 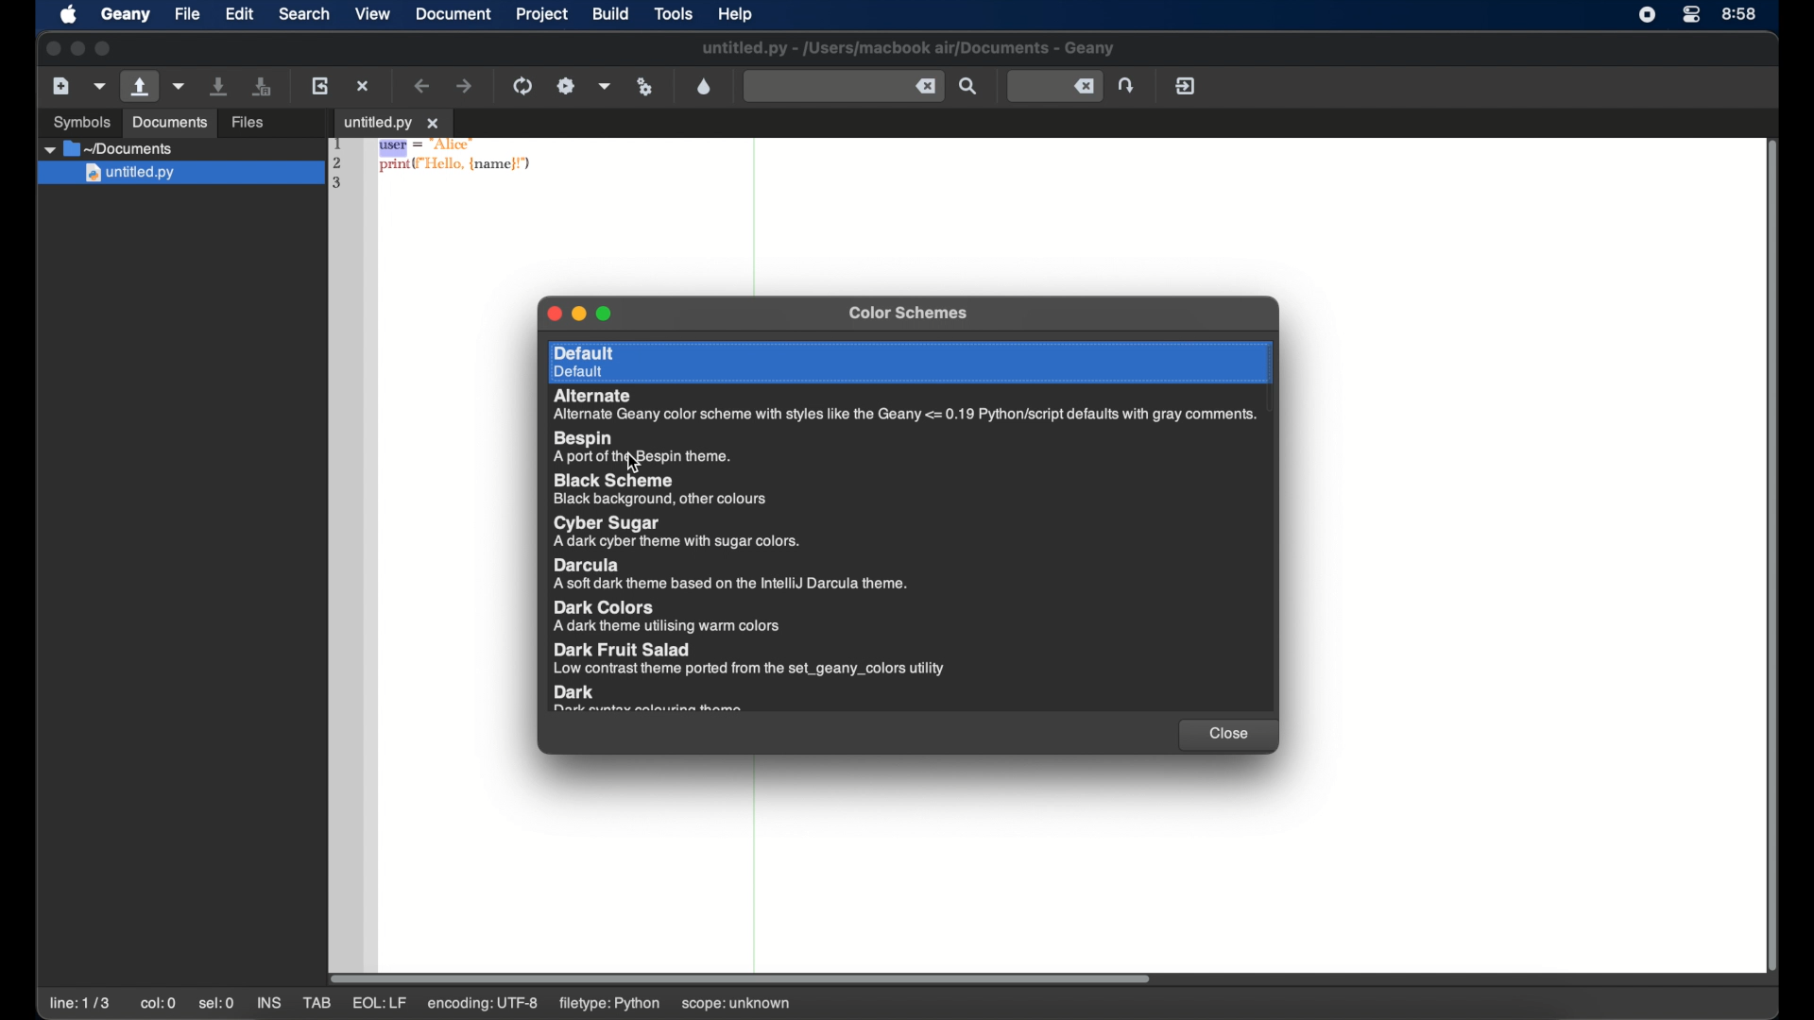 What do you see at coordinates (186, 14) in the screenshot?
I see `file` at bounding box center [186, 14].